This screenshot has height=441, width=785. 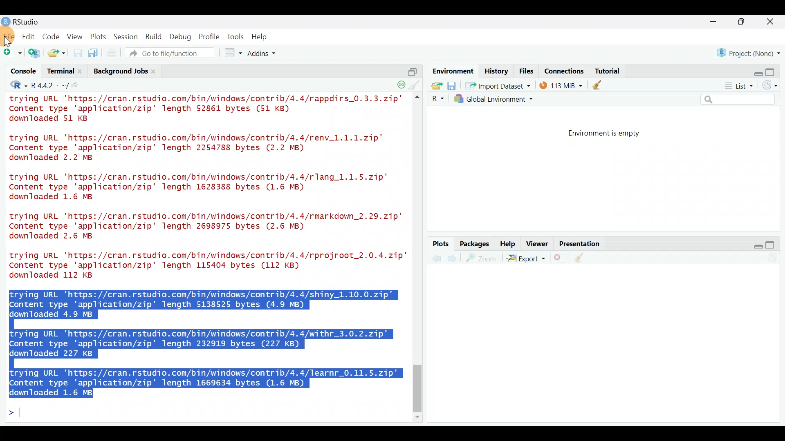 What do you see at coordinates (9, 39) in the screenshot?
I see `Cursor` at bounding box center [9, 39].